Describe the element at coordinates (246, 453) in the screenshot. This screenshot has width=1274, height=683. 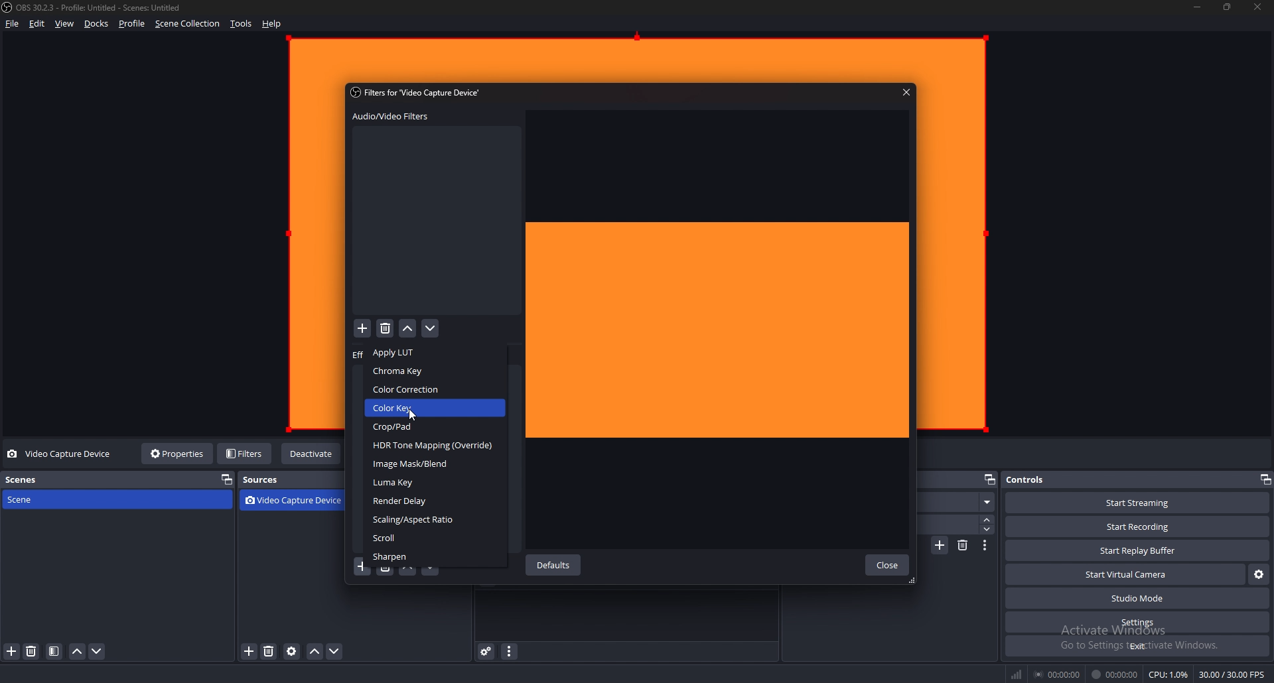
I see `filters` at that location.